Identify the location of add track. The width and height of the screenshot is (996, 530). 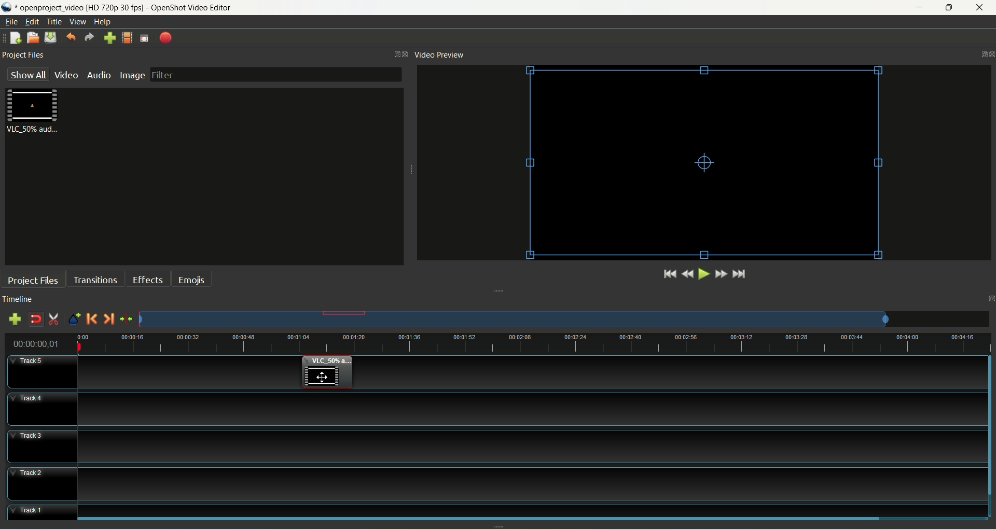
(13, 319).